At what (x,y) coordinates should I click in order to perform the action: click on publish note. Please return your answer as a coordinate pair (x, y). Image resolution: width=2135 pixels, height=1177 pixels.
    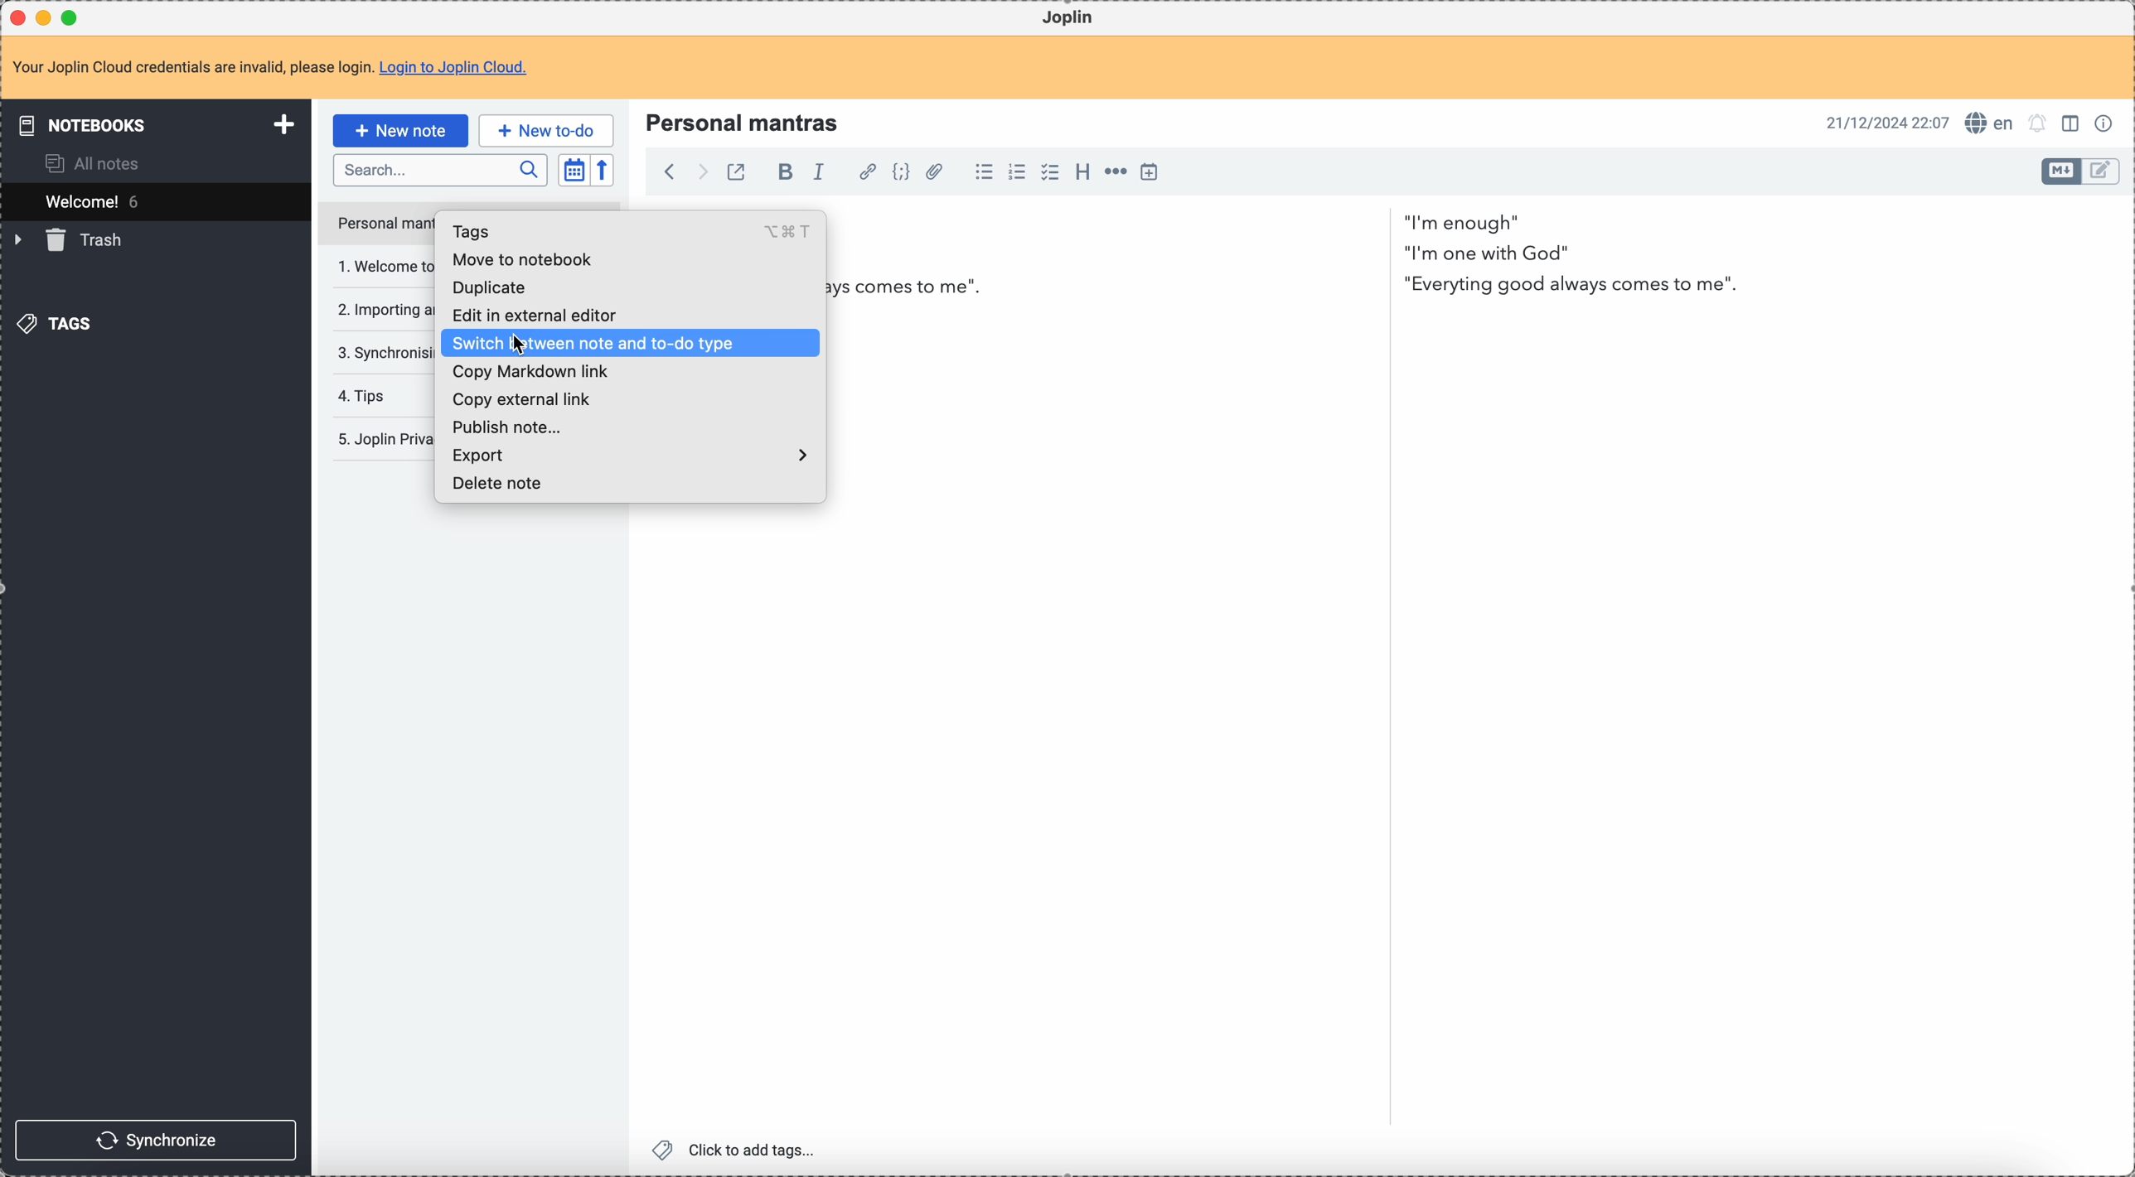
    Looking at the image, I should click on (505, 427).